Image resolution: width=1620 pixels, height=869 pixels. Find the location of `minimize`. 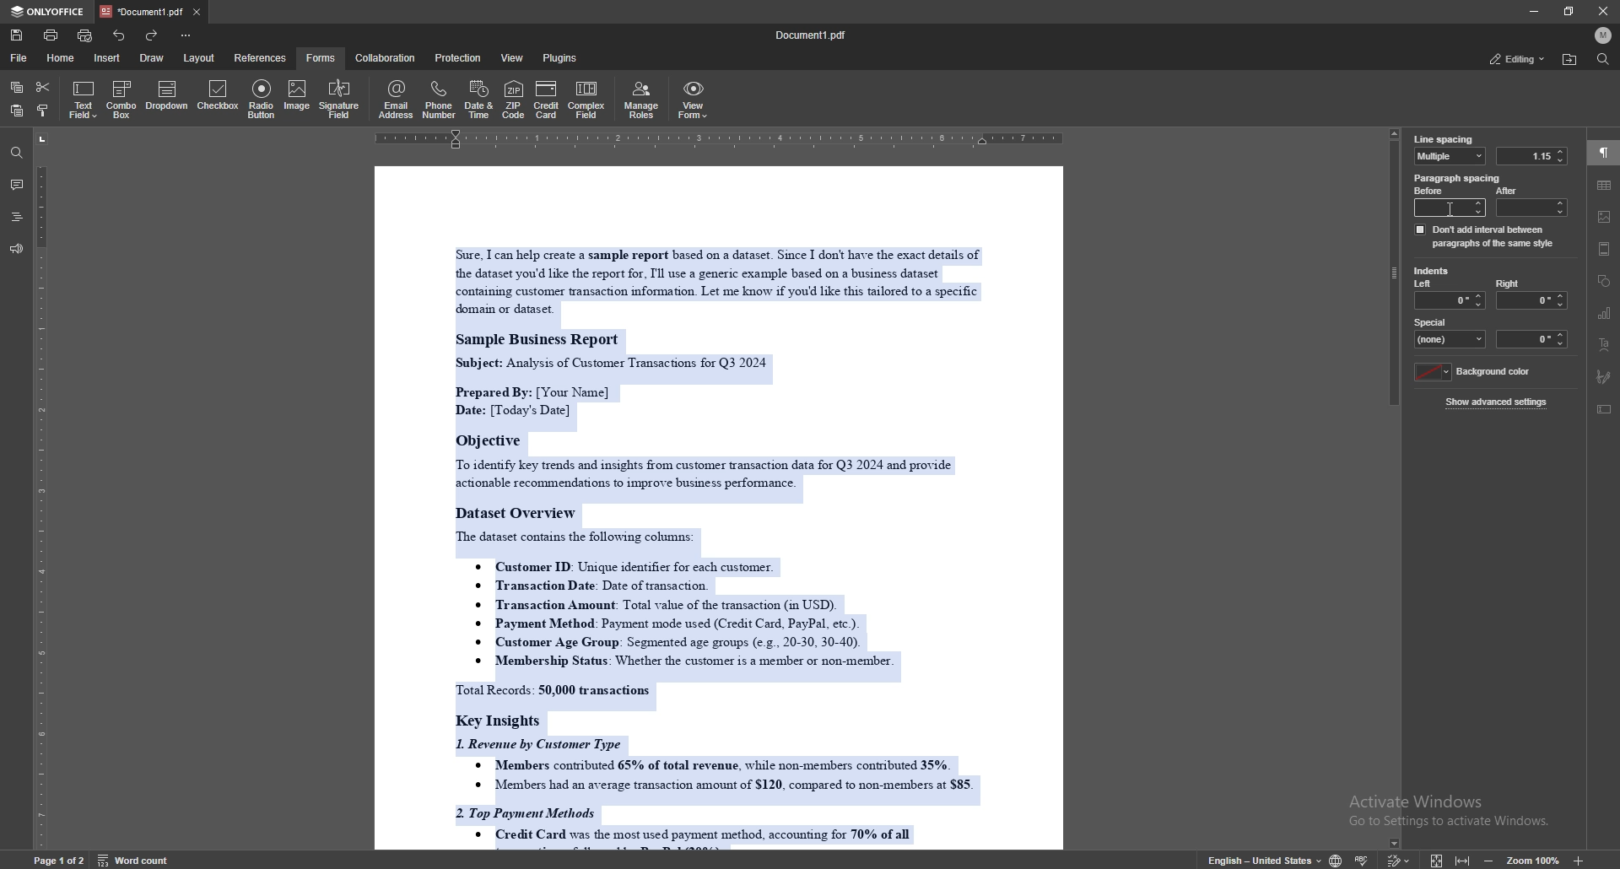

minimize is located at coordinates (1533, 11).